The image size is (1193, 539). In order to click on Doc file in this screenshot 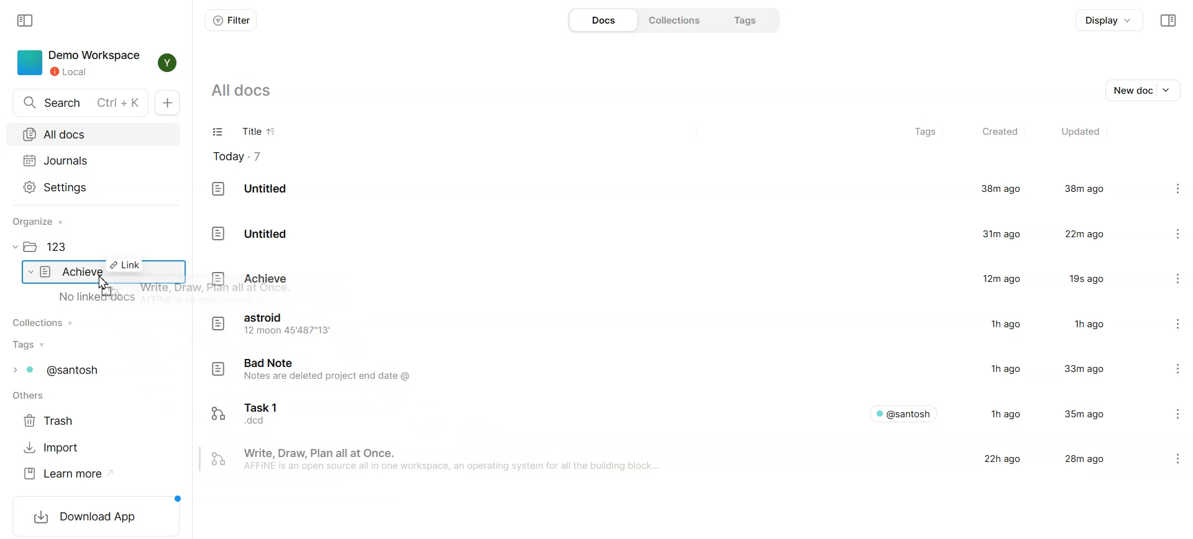, I will do `click(668, 279)`.